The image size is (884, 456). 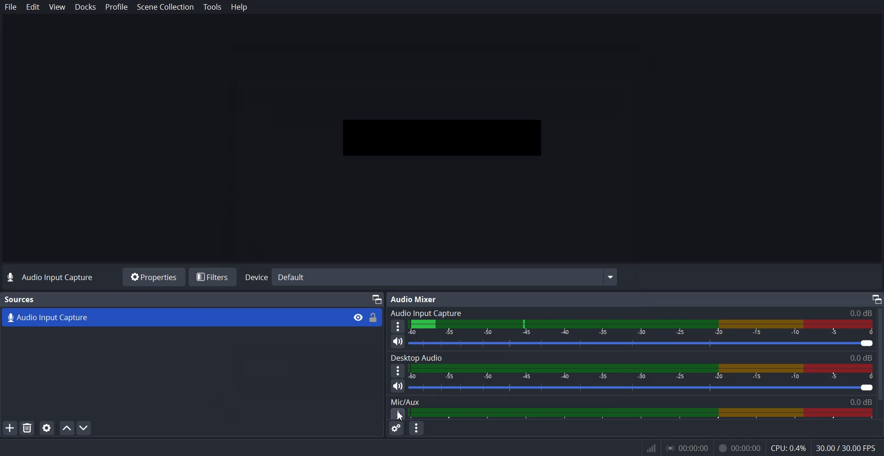 I want to click on Scene Collection, so click(x=166, y=8).